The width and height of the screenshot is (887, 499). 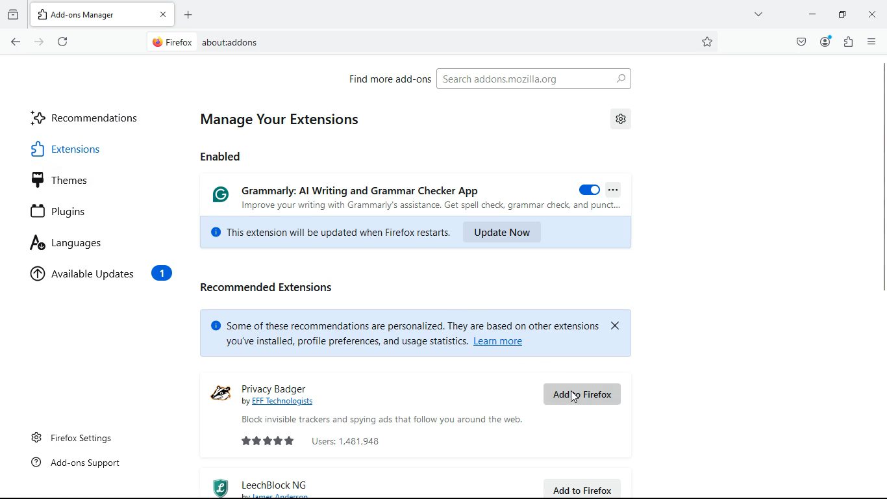 I want to click on extensions, so click(x=97, y=149).